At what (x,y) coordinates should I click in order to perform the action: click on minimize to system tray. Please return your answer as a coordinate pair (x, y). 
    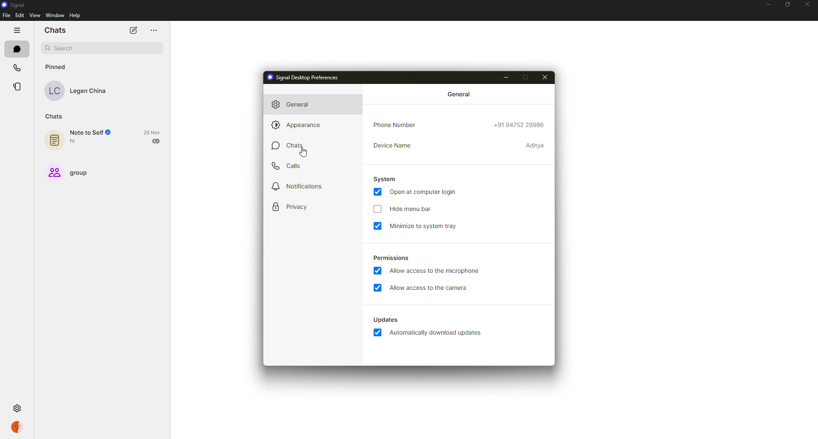
    Looking at the image, I should click on (423, 227).